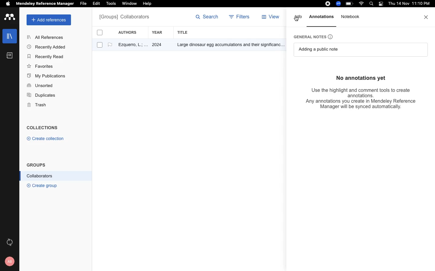 This screenshot has width=435, height=271. What do you see at coordinates (297, 18) in the screenshot?
I see `cursor` at bounding box center [297, 18].